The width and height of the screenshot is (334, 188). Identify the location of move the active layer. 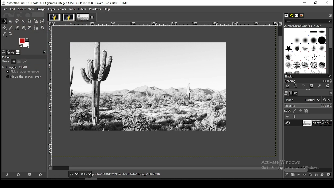
(25, 77).